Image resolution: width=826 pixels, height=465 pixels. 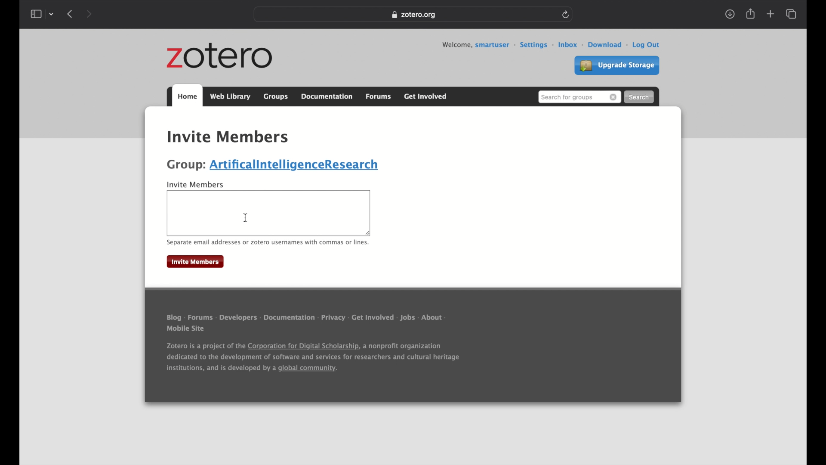 I want to click on groups tab, so click(x=276, y=95).